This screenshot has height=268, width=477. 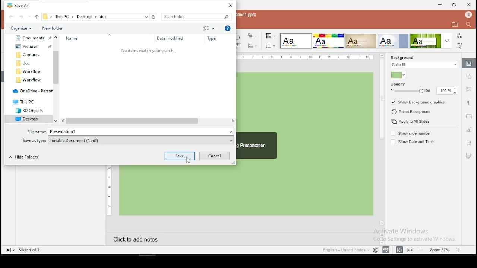 What do you see at coordinates (37, 17) in the screenshot?
I see `go up one folder` at bounding box center [37, 17].